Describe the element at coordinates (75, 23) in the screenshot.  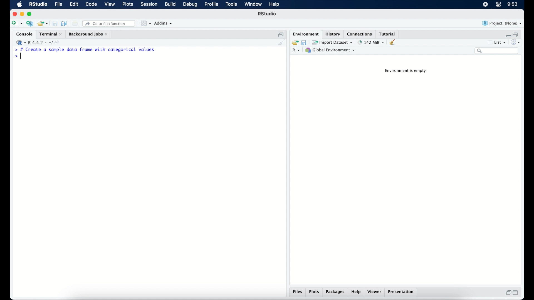
I see `print` at that location.